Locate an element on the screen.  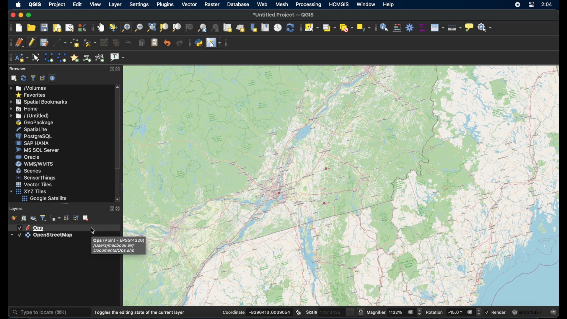
create line annotation is located at coordinates (62, 58).